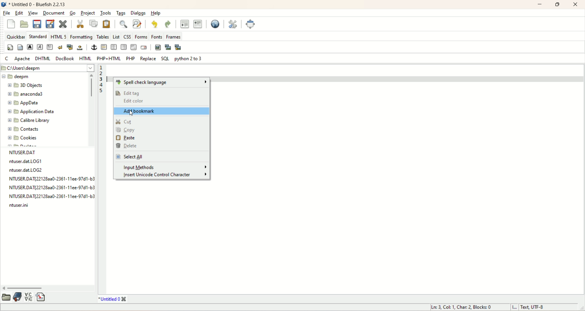 The height and width of the screenshot is (311, 585). What do you see at coordinates (127, 93) in the screenshot?
I see `edit tag` at bounding box center [127, 93].